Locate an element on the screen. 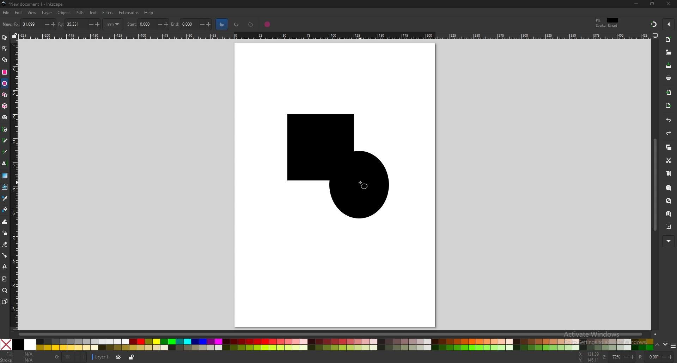  snapping is located at coordinates (653, 24).